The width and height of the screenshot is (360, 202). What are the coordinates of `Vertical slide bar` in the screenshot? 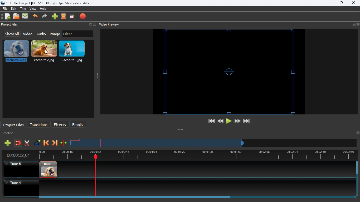 It's located at (357, 179).